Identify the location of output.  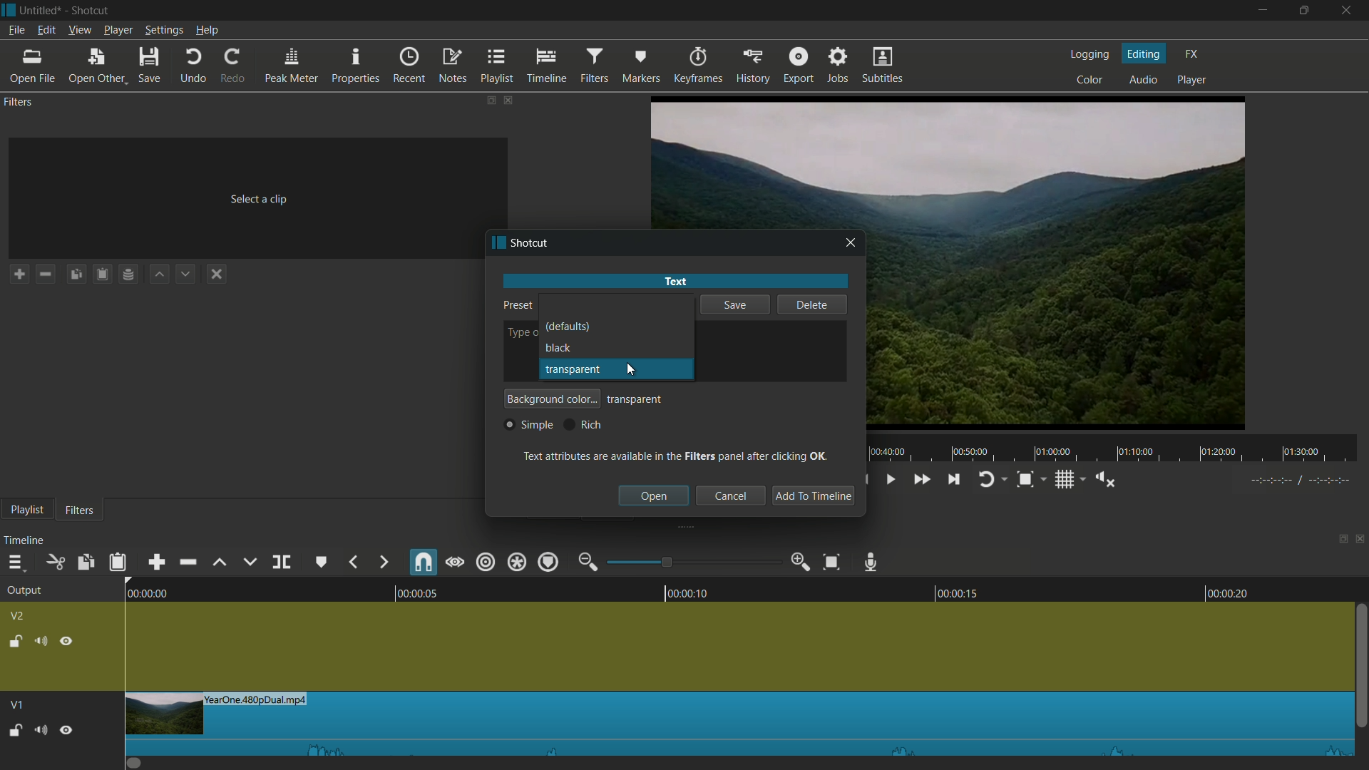
(23, 591).